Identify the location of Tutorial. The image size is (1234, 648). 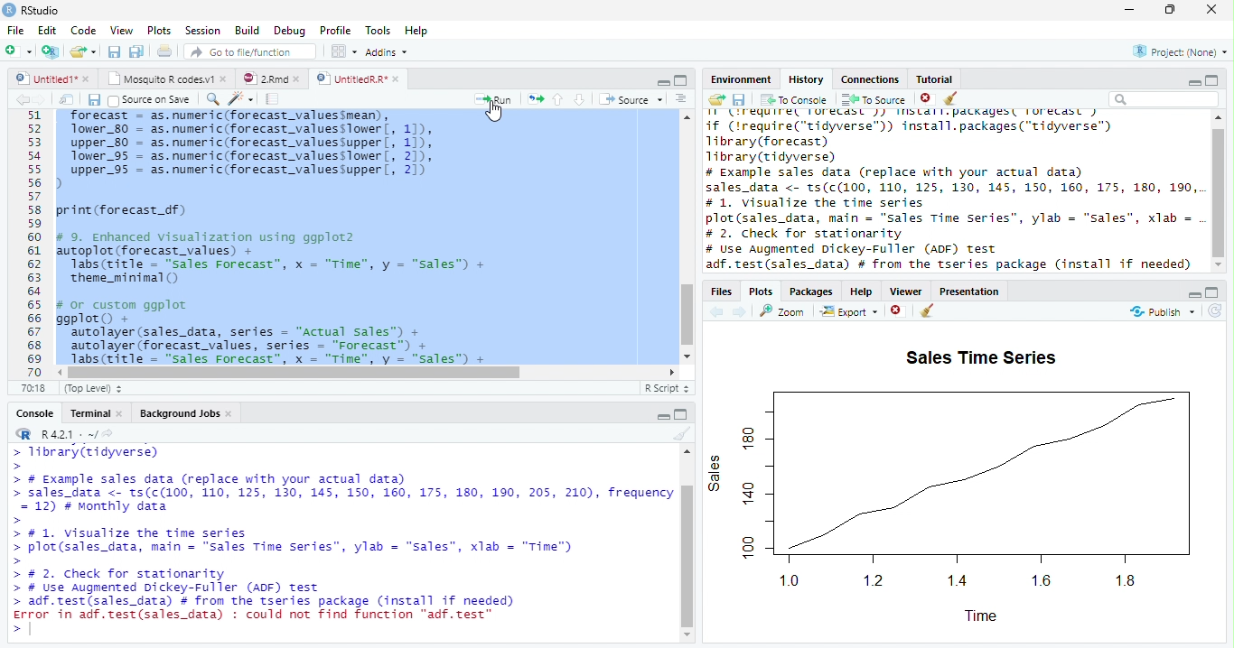
(934, 79).